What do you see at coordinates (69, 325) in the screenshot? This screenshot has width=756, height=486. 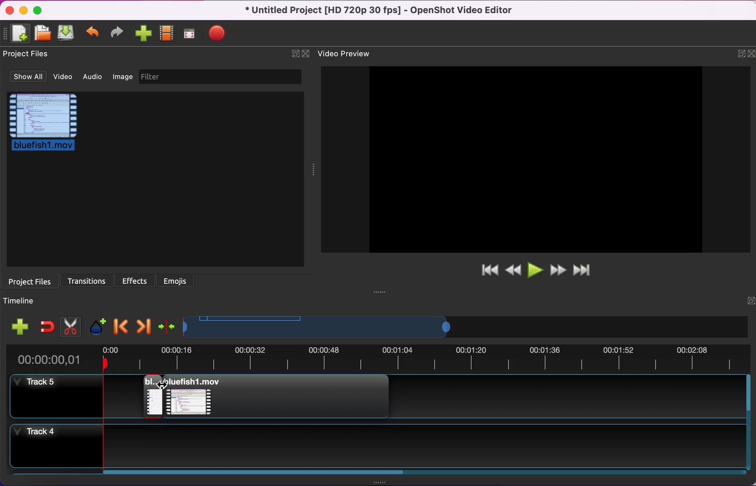 I see `cut` at bounding box center [69, 325].